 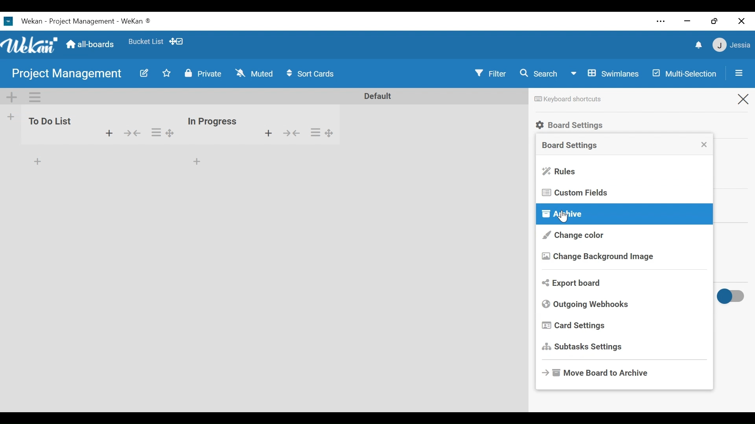 What do you see at coordinates (178, 42) in the screenshot?
I see `Show Desktop drag handles` at bounding box center [178, 42].